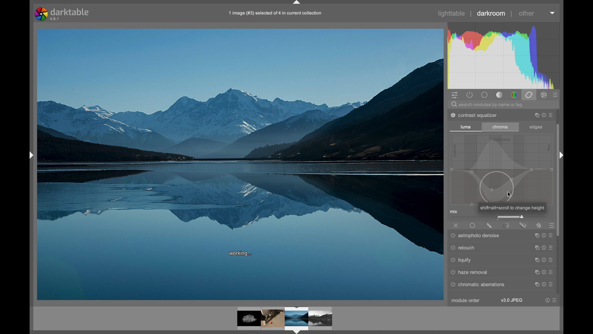 The width and height of the screenshot is (593, 334). Describe the element at coordinates (491, 13) in the screenshot. I see `darkroom` at that location.